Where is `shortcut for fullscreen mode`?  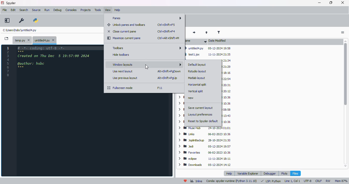 shortcut for fullscreen mode is located at coordinates (160, 88).